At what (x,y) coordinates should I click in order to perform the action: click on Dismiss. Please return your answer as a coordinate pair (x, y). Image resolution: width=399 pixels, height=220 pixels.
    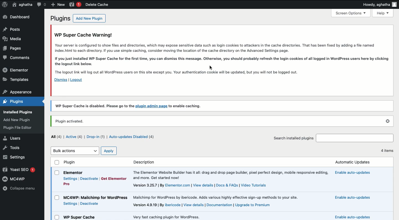
    Looking at the image, I should click on (60, 80).